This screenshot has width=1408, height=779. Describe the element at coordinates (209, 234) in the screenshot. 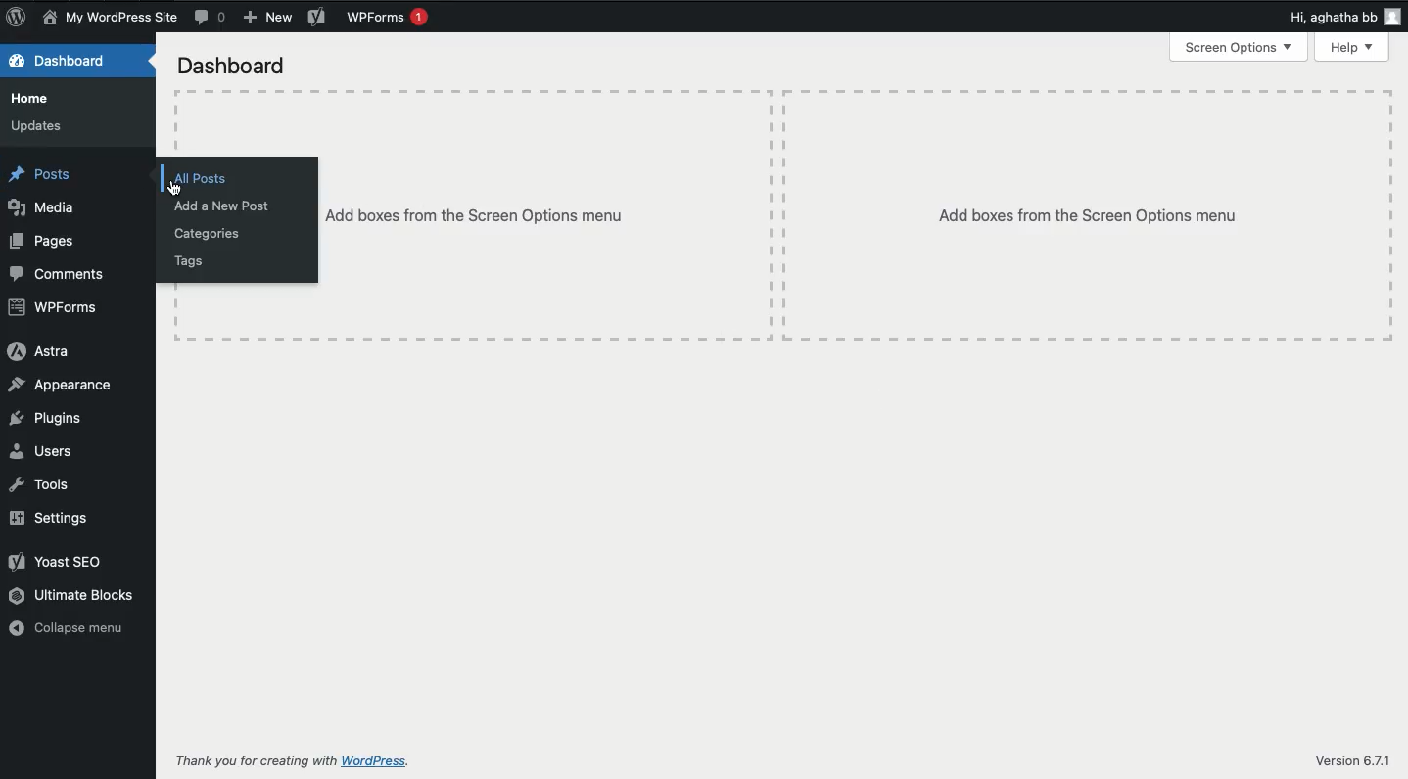

I see `Categories` at that location.